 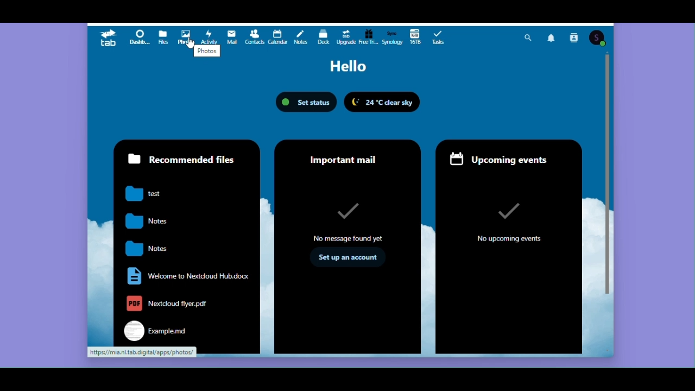 What do you see at coordinates (323, 36) in the screenshot?
I see `Deck` at bounding box center [323, 36].